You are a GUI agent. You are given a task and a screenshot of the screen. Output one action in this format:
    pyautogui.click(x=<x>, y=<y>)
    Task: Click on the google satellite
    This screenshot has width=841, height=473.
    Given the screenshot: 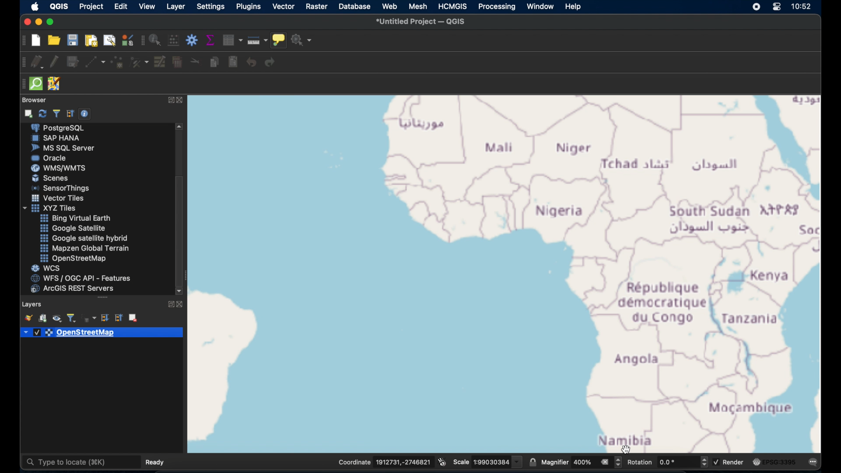 What is the action you would take?
    pyautogui.click(x=75, y=229)
    